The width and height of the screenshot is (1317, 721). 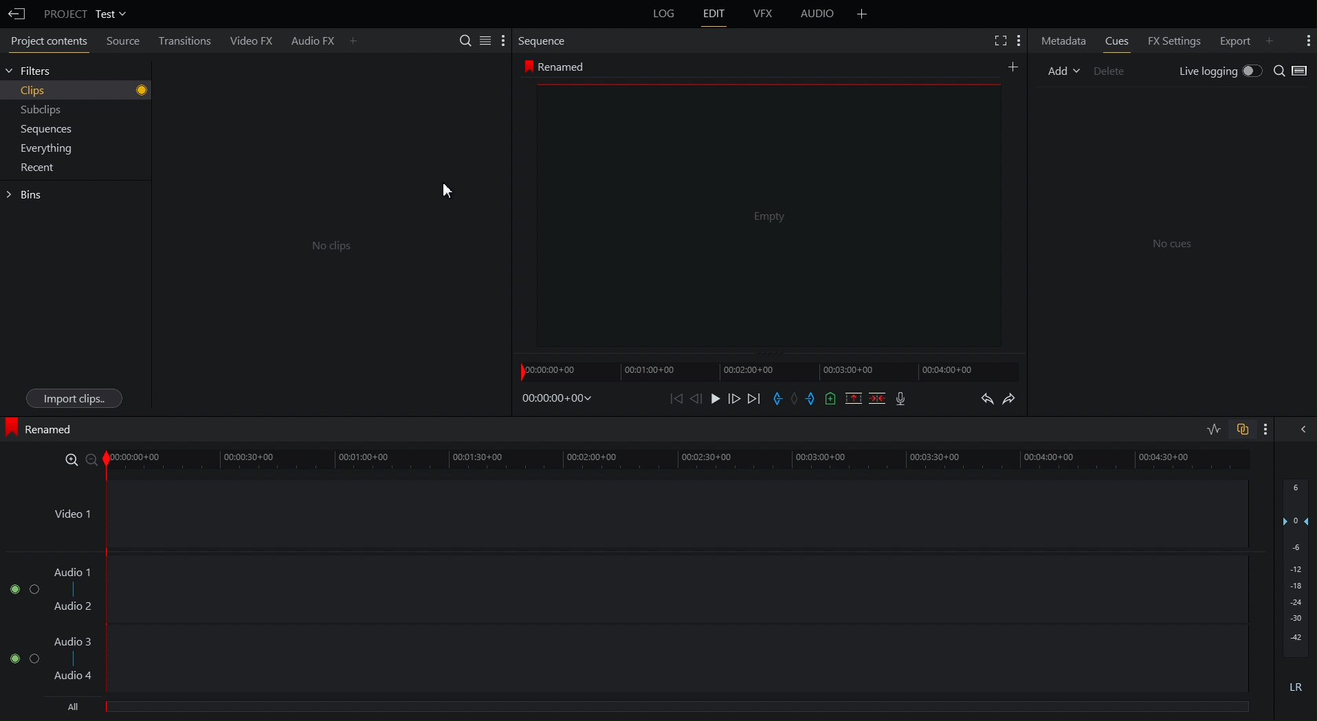 I want to click on Gins, so click(x=27, y=195).